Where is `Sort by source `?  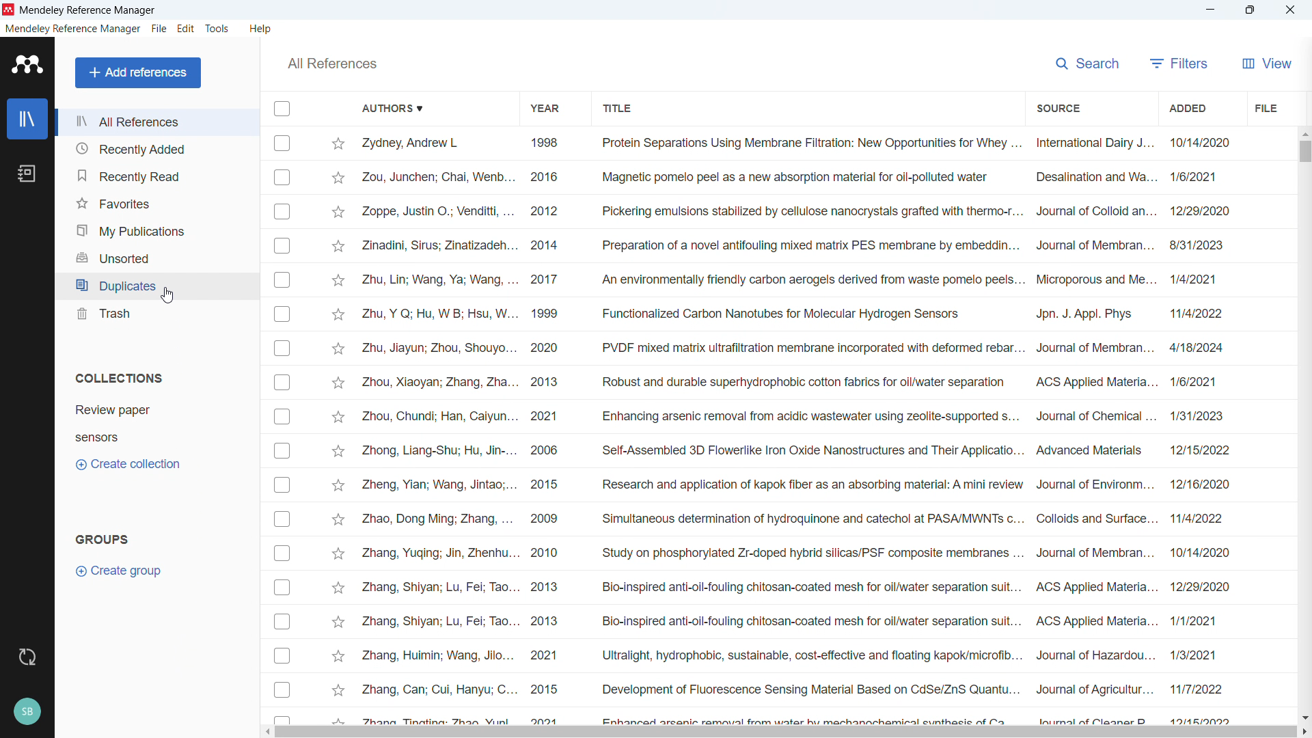
Sort by source  is located at coordinates (1057, 109).